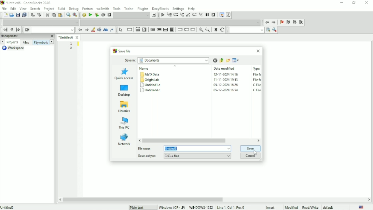  What do you see at coordinates (5, 15) in the screenshot?
I see `New file` at bounding box center [5, 15].